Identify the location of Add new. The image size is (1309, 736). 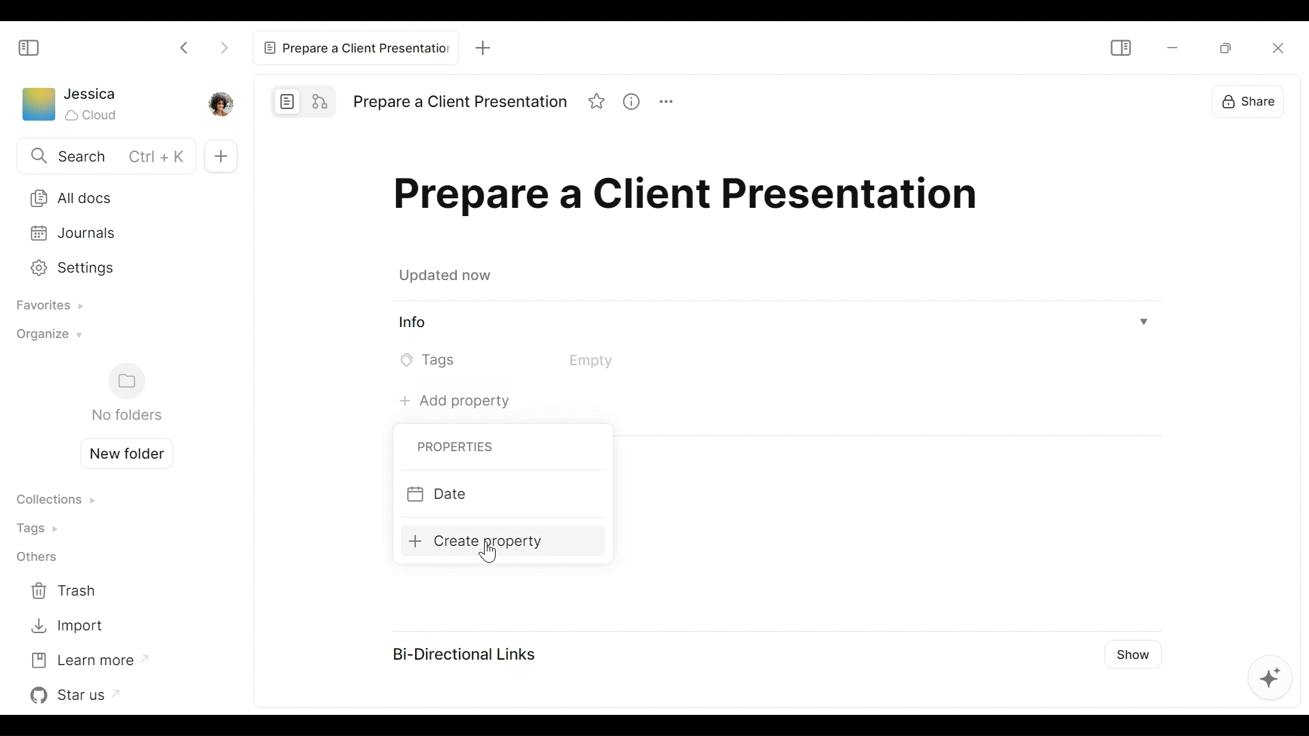
(219, 155).